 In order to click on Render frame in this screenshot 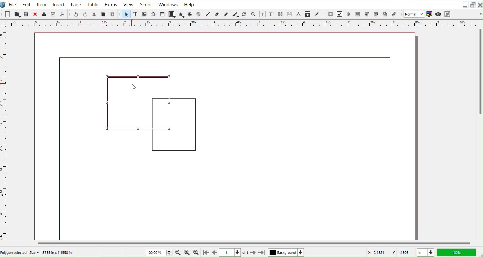, I will do `click(154, 14)`.